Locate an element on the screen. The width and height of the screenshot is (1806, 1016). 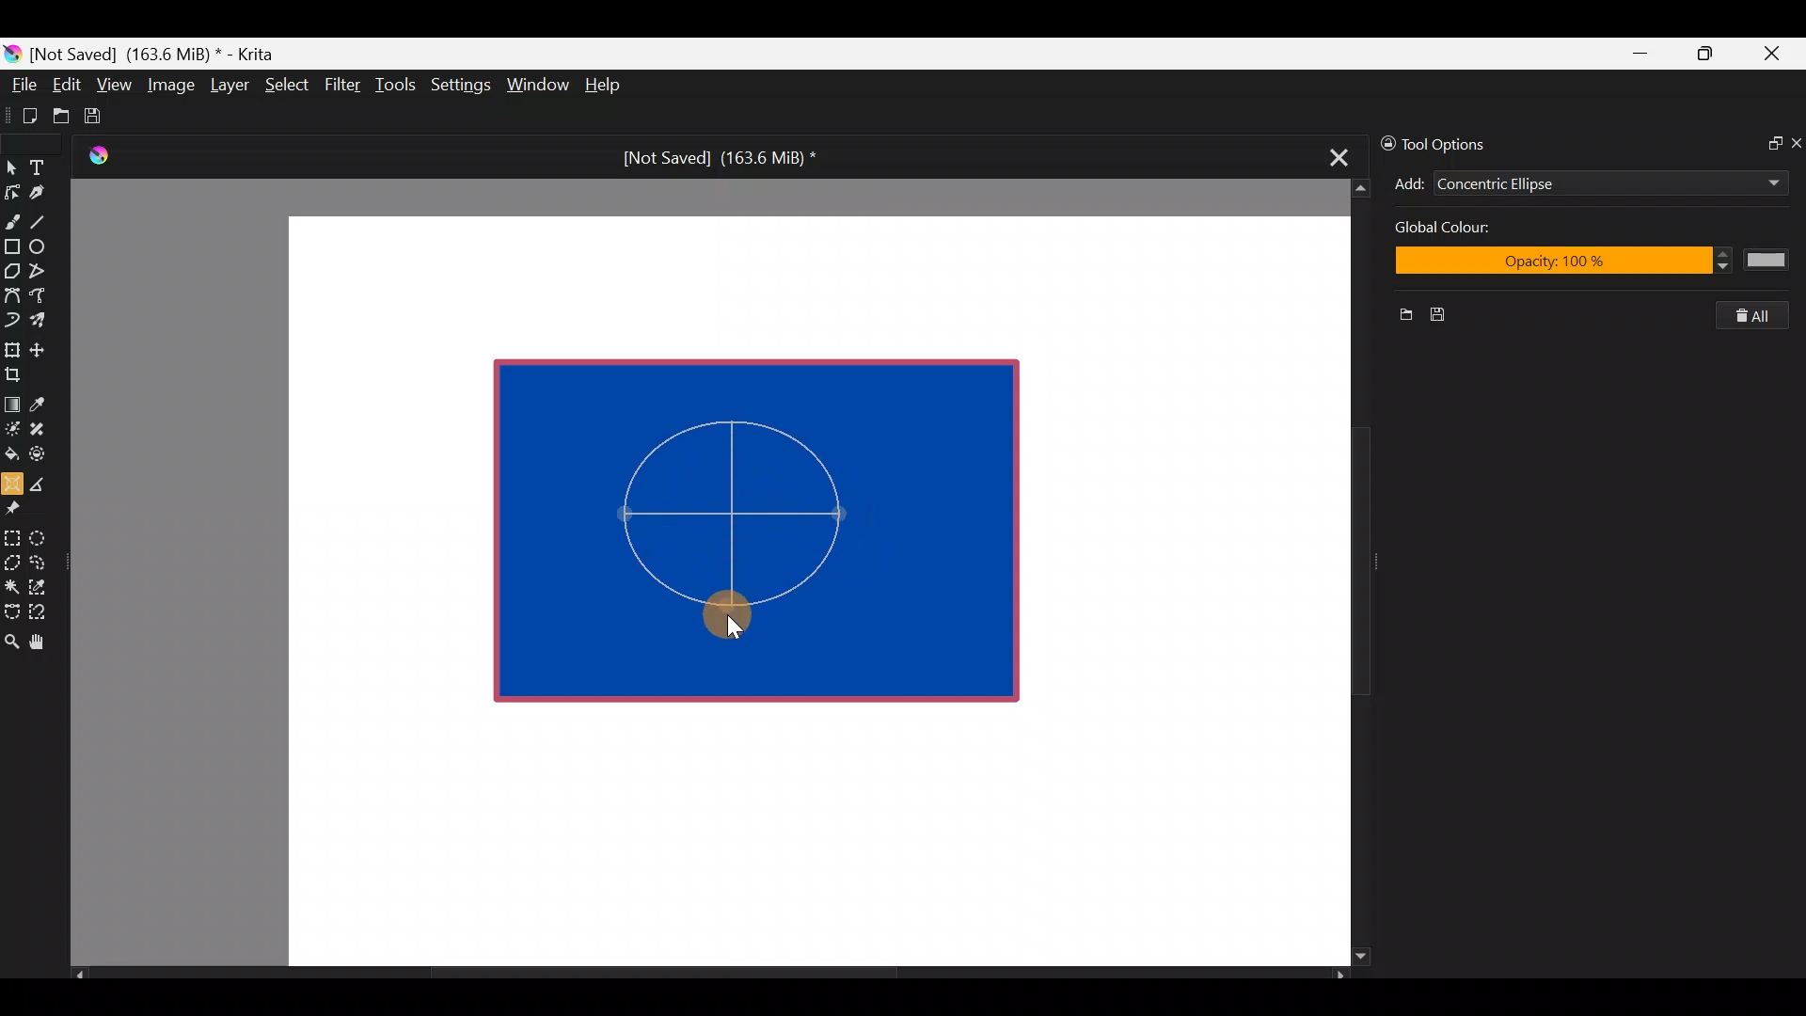
Maximize is located at coordinates (1704, 53).